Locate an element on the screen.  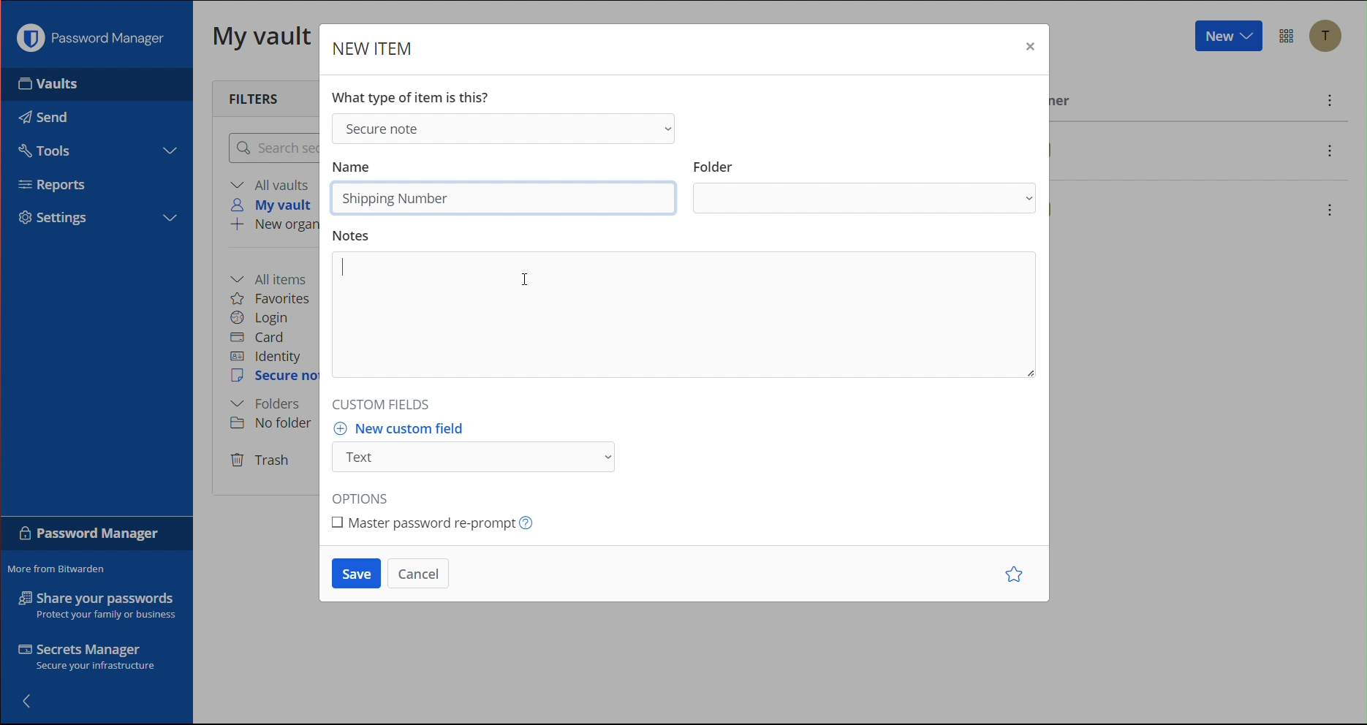
Account is located at coordinates (1328, 37).